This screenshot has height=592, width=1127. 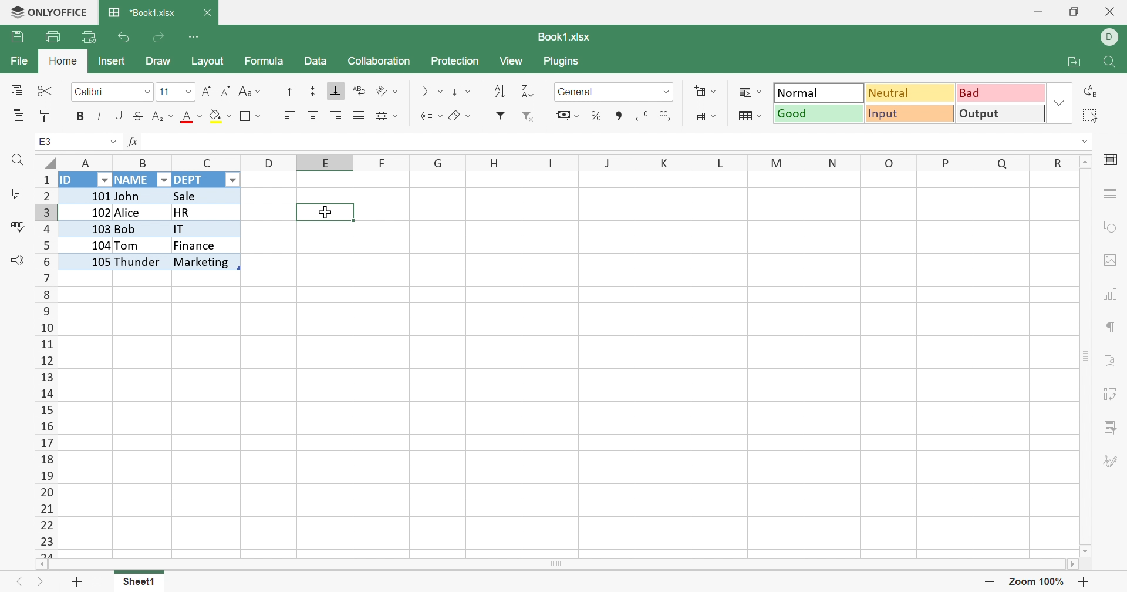 I want to click on Pivot Table settings, so click(x=1111, y=395).